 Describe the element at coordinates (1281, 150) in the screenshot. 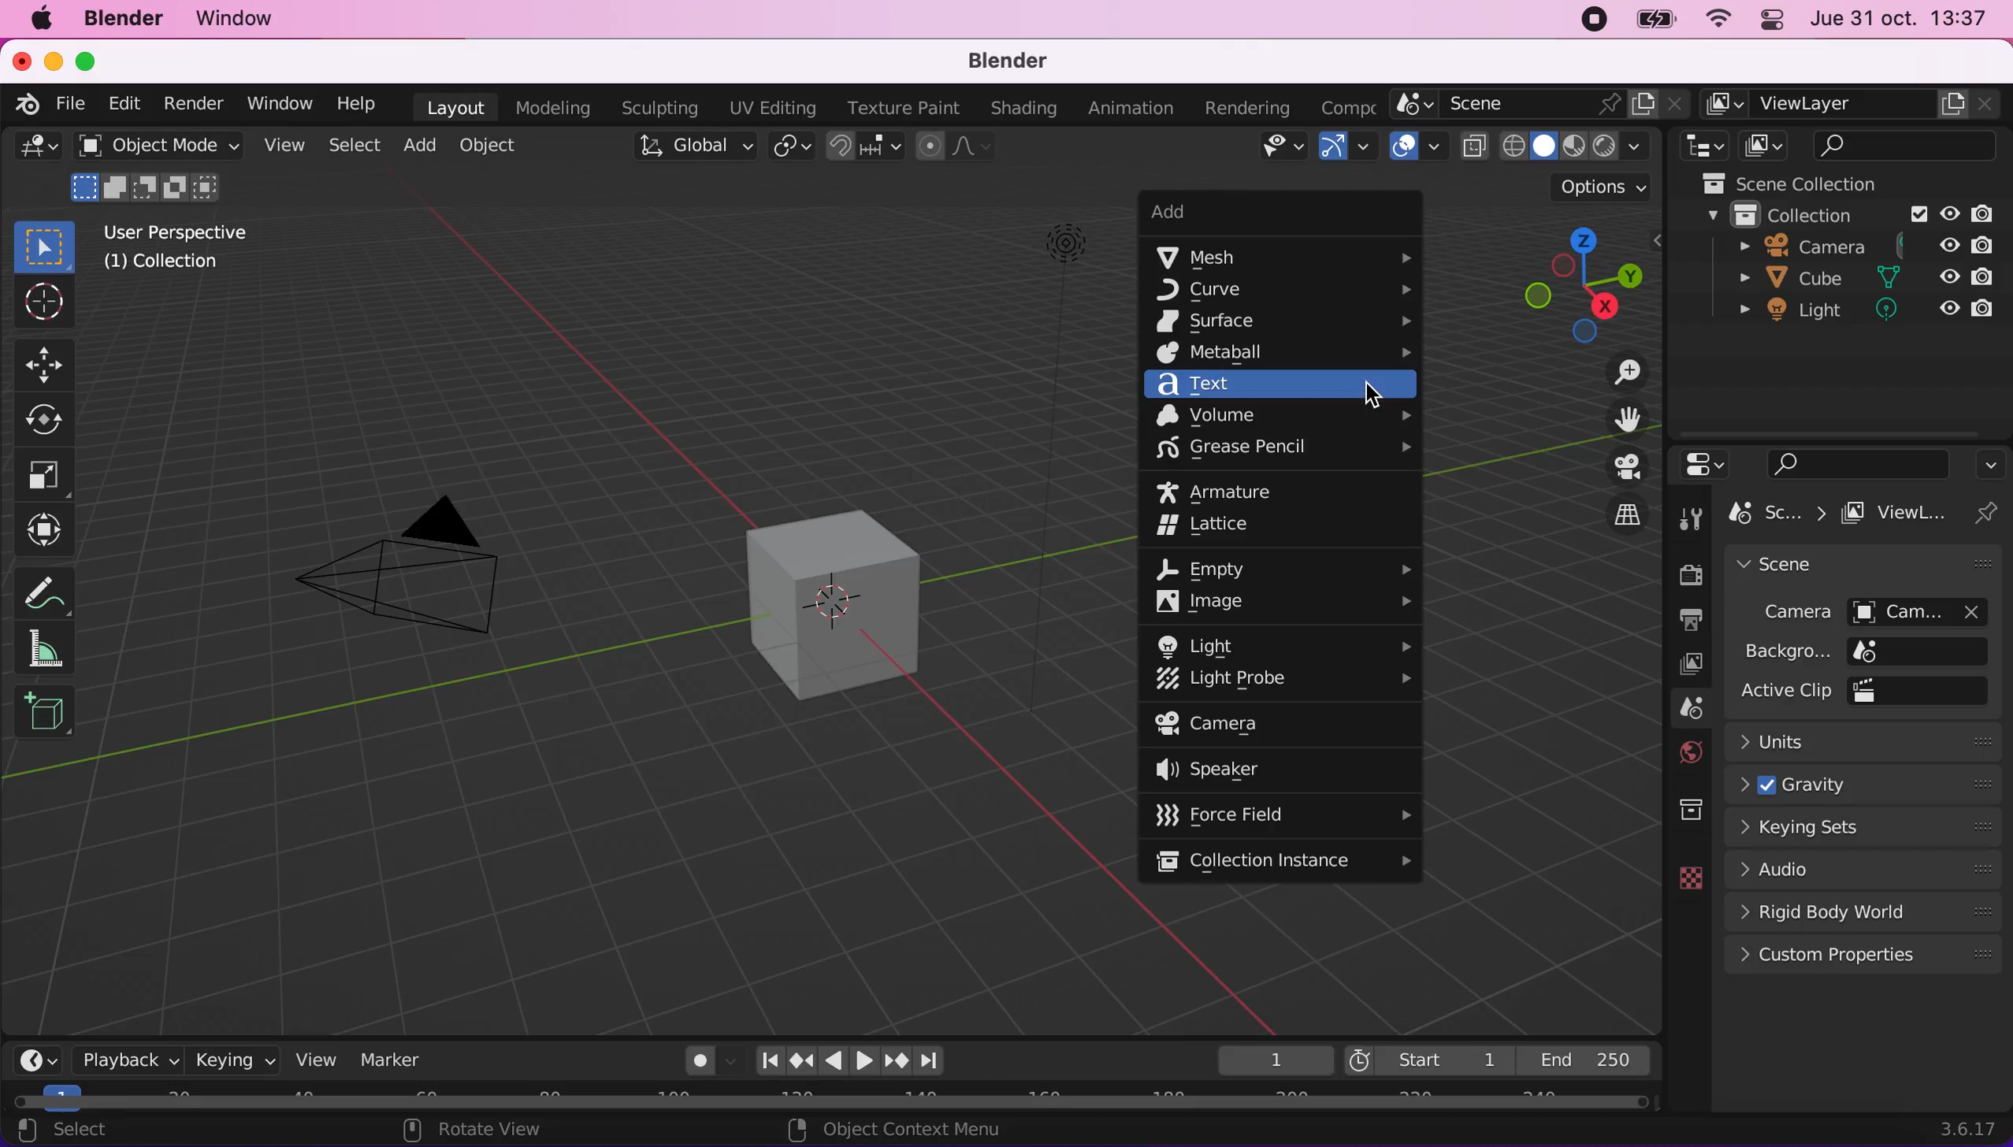

I see `view object types` at that location.